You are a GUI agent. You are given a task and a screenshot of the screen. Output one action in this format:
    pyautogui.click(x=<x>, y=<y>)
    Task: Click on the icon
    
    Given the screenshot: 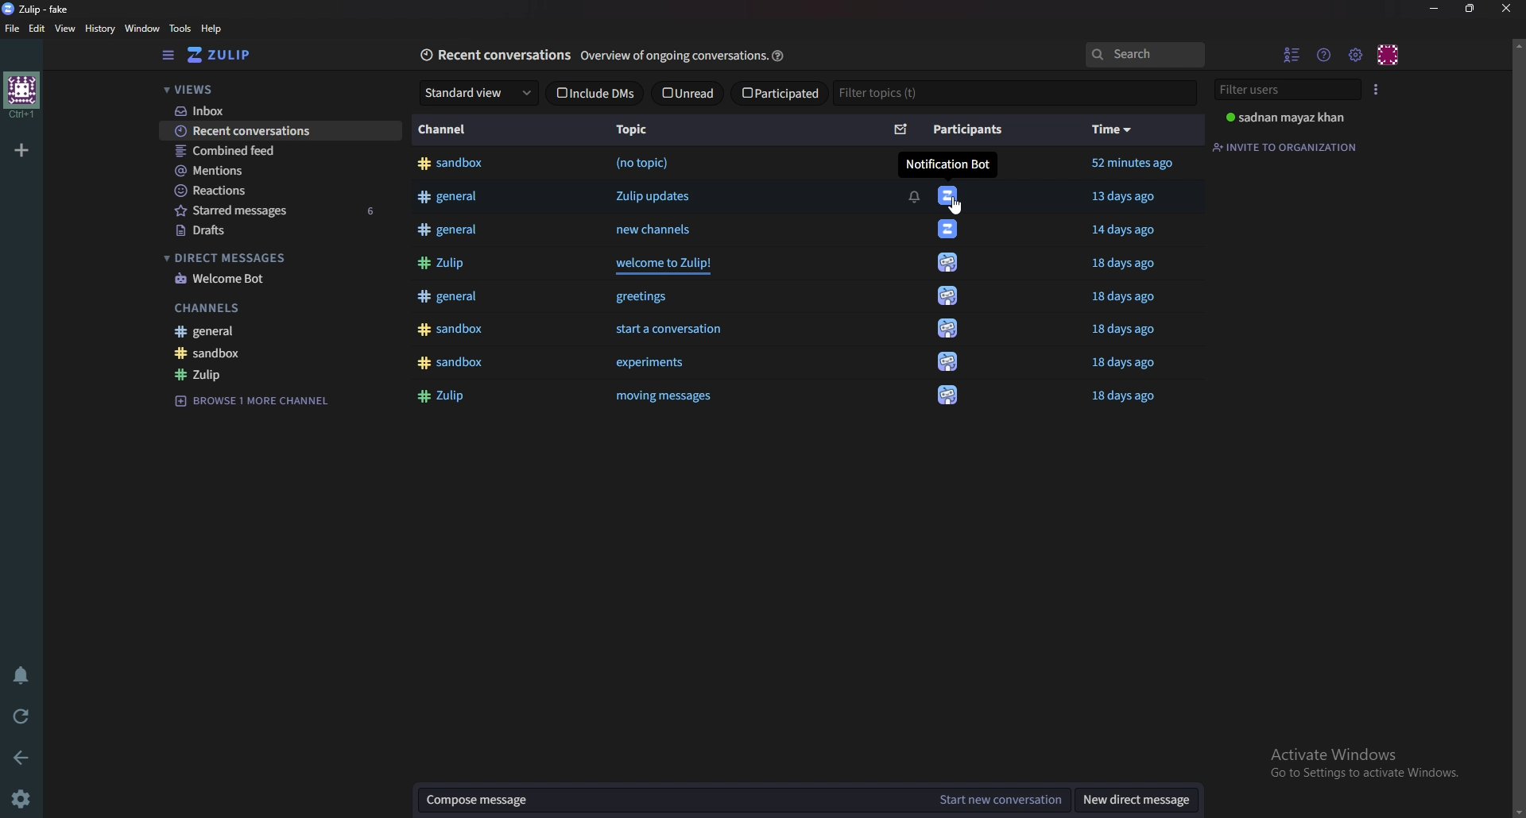 What is the action you would take?
    pyautogui.click(x=948, y=230)
    